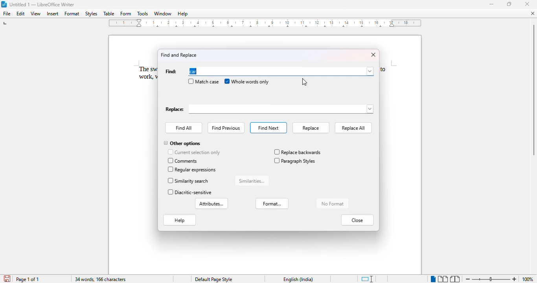 Image resolution: width=537 pixels, height=283 pixels. Describe the element at coordinates (162, 14) in the screenshot. I see `window` at that location.